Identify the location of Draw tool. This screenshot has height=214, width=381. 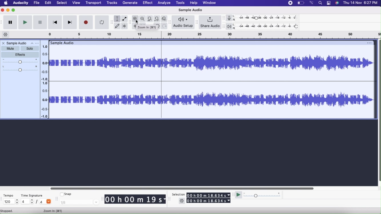
(117, 26).